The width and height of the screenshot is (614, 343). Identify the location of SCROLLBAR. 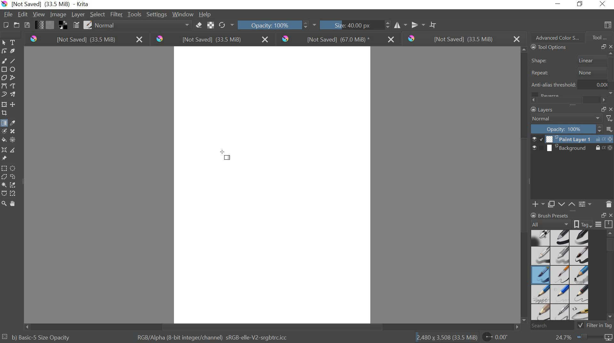
(571, 100).